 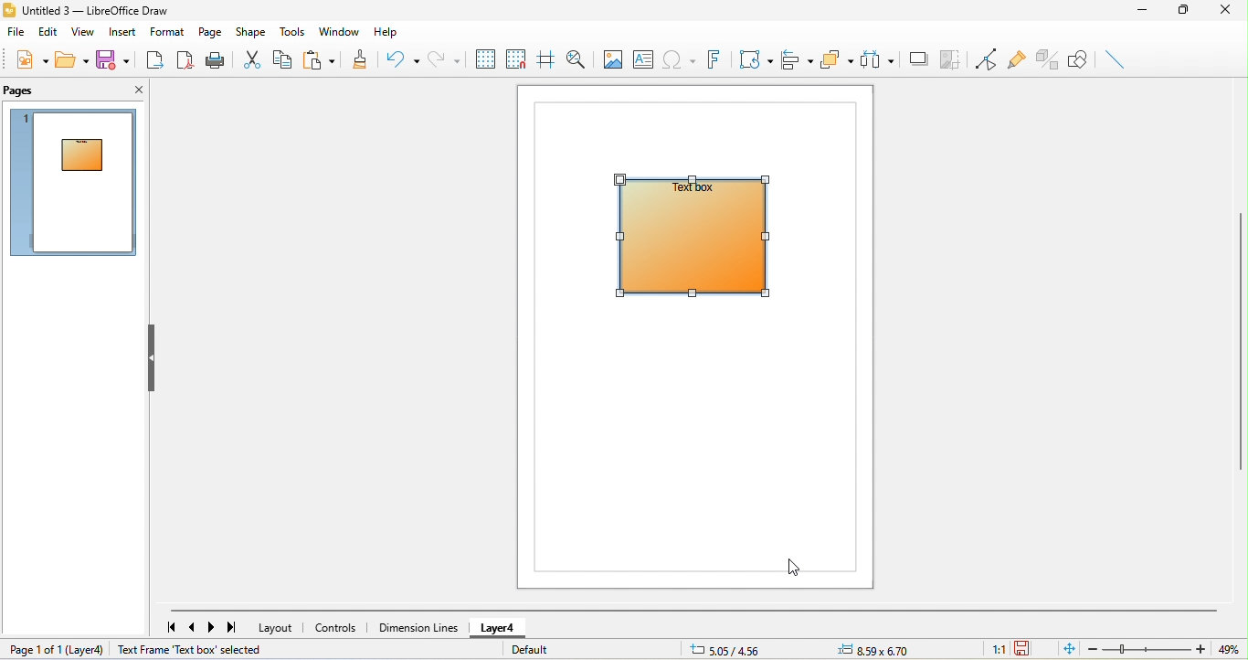 I want to click on text box, so click(x=645, y=59).